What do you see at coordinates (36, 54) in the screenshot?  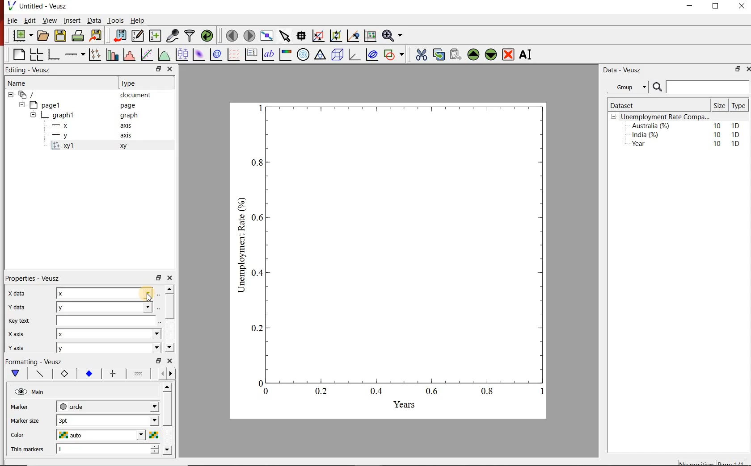 I see `arrange graphs` at bounding box center [36, 54].